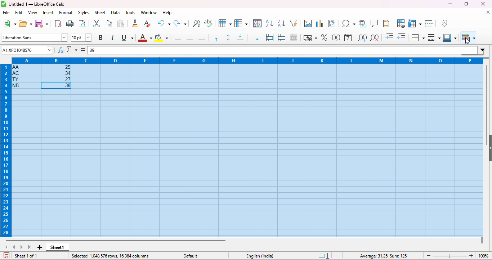  I want to click on increase indent, so click(390, 37).